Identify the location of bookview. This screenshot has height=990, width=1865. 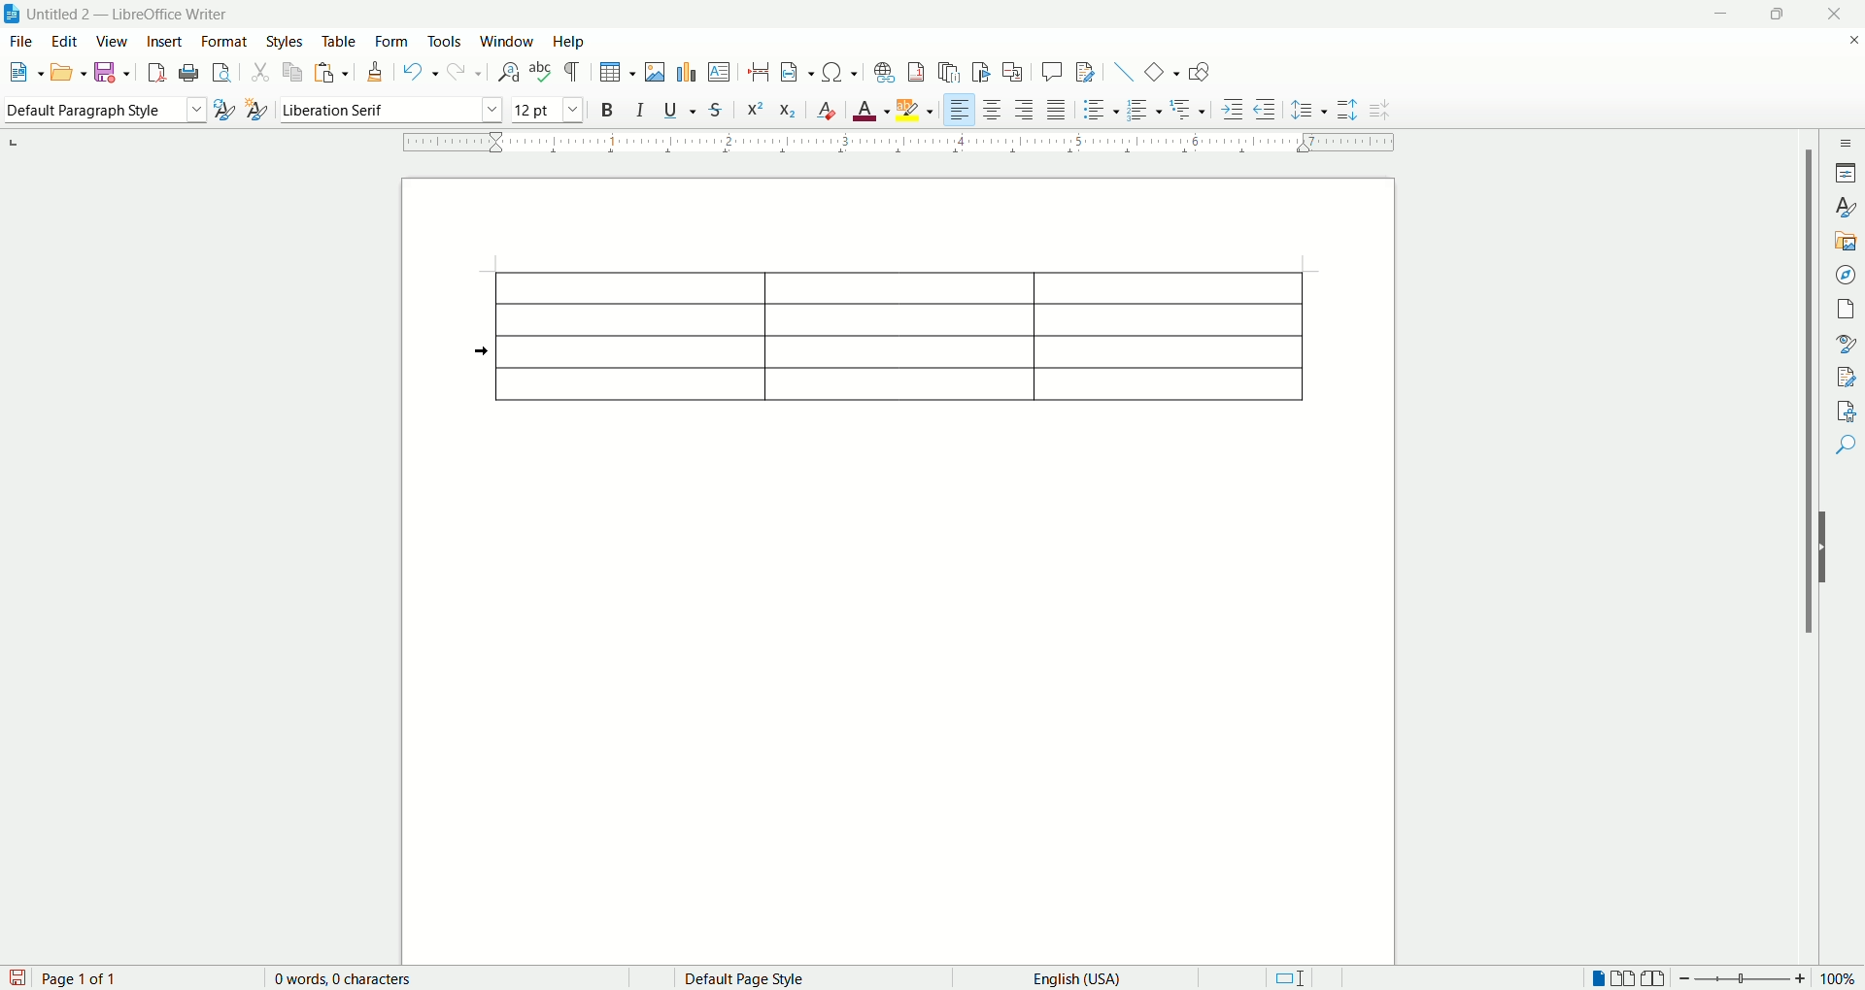
(1654, 979).